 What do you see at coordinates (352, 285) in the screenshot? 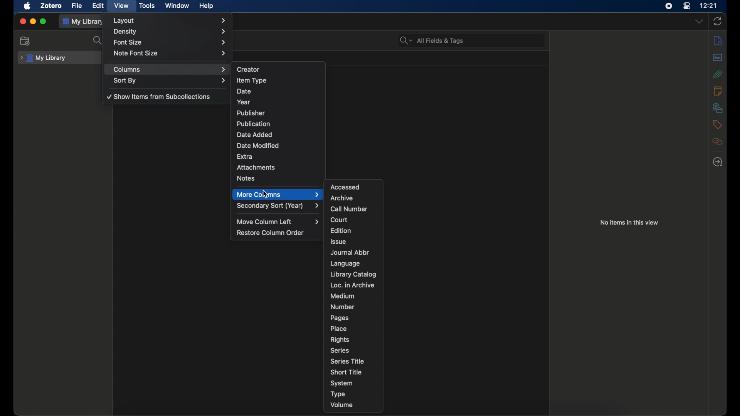
I see `loc.in archive` at bounding box center [352, 285].